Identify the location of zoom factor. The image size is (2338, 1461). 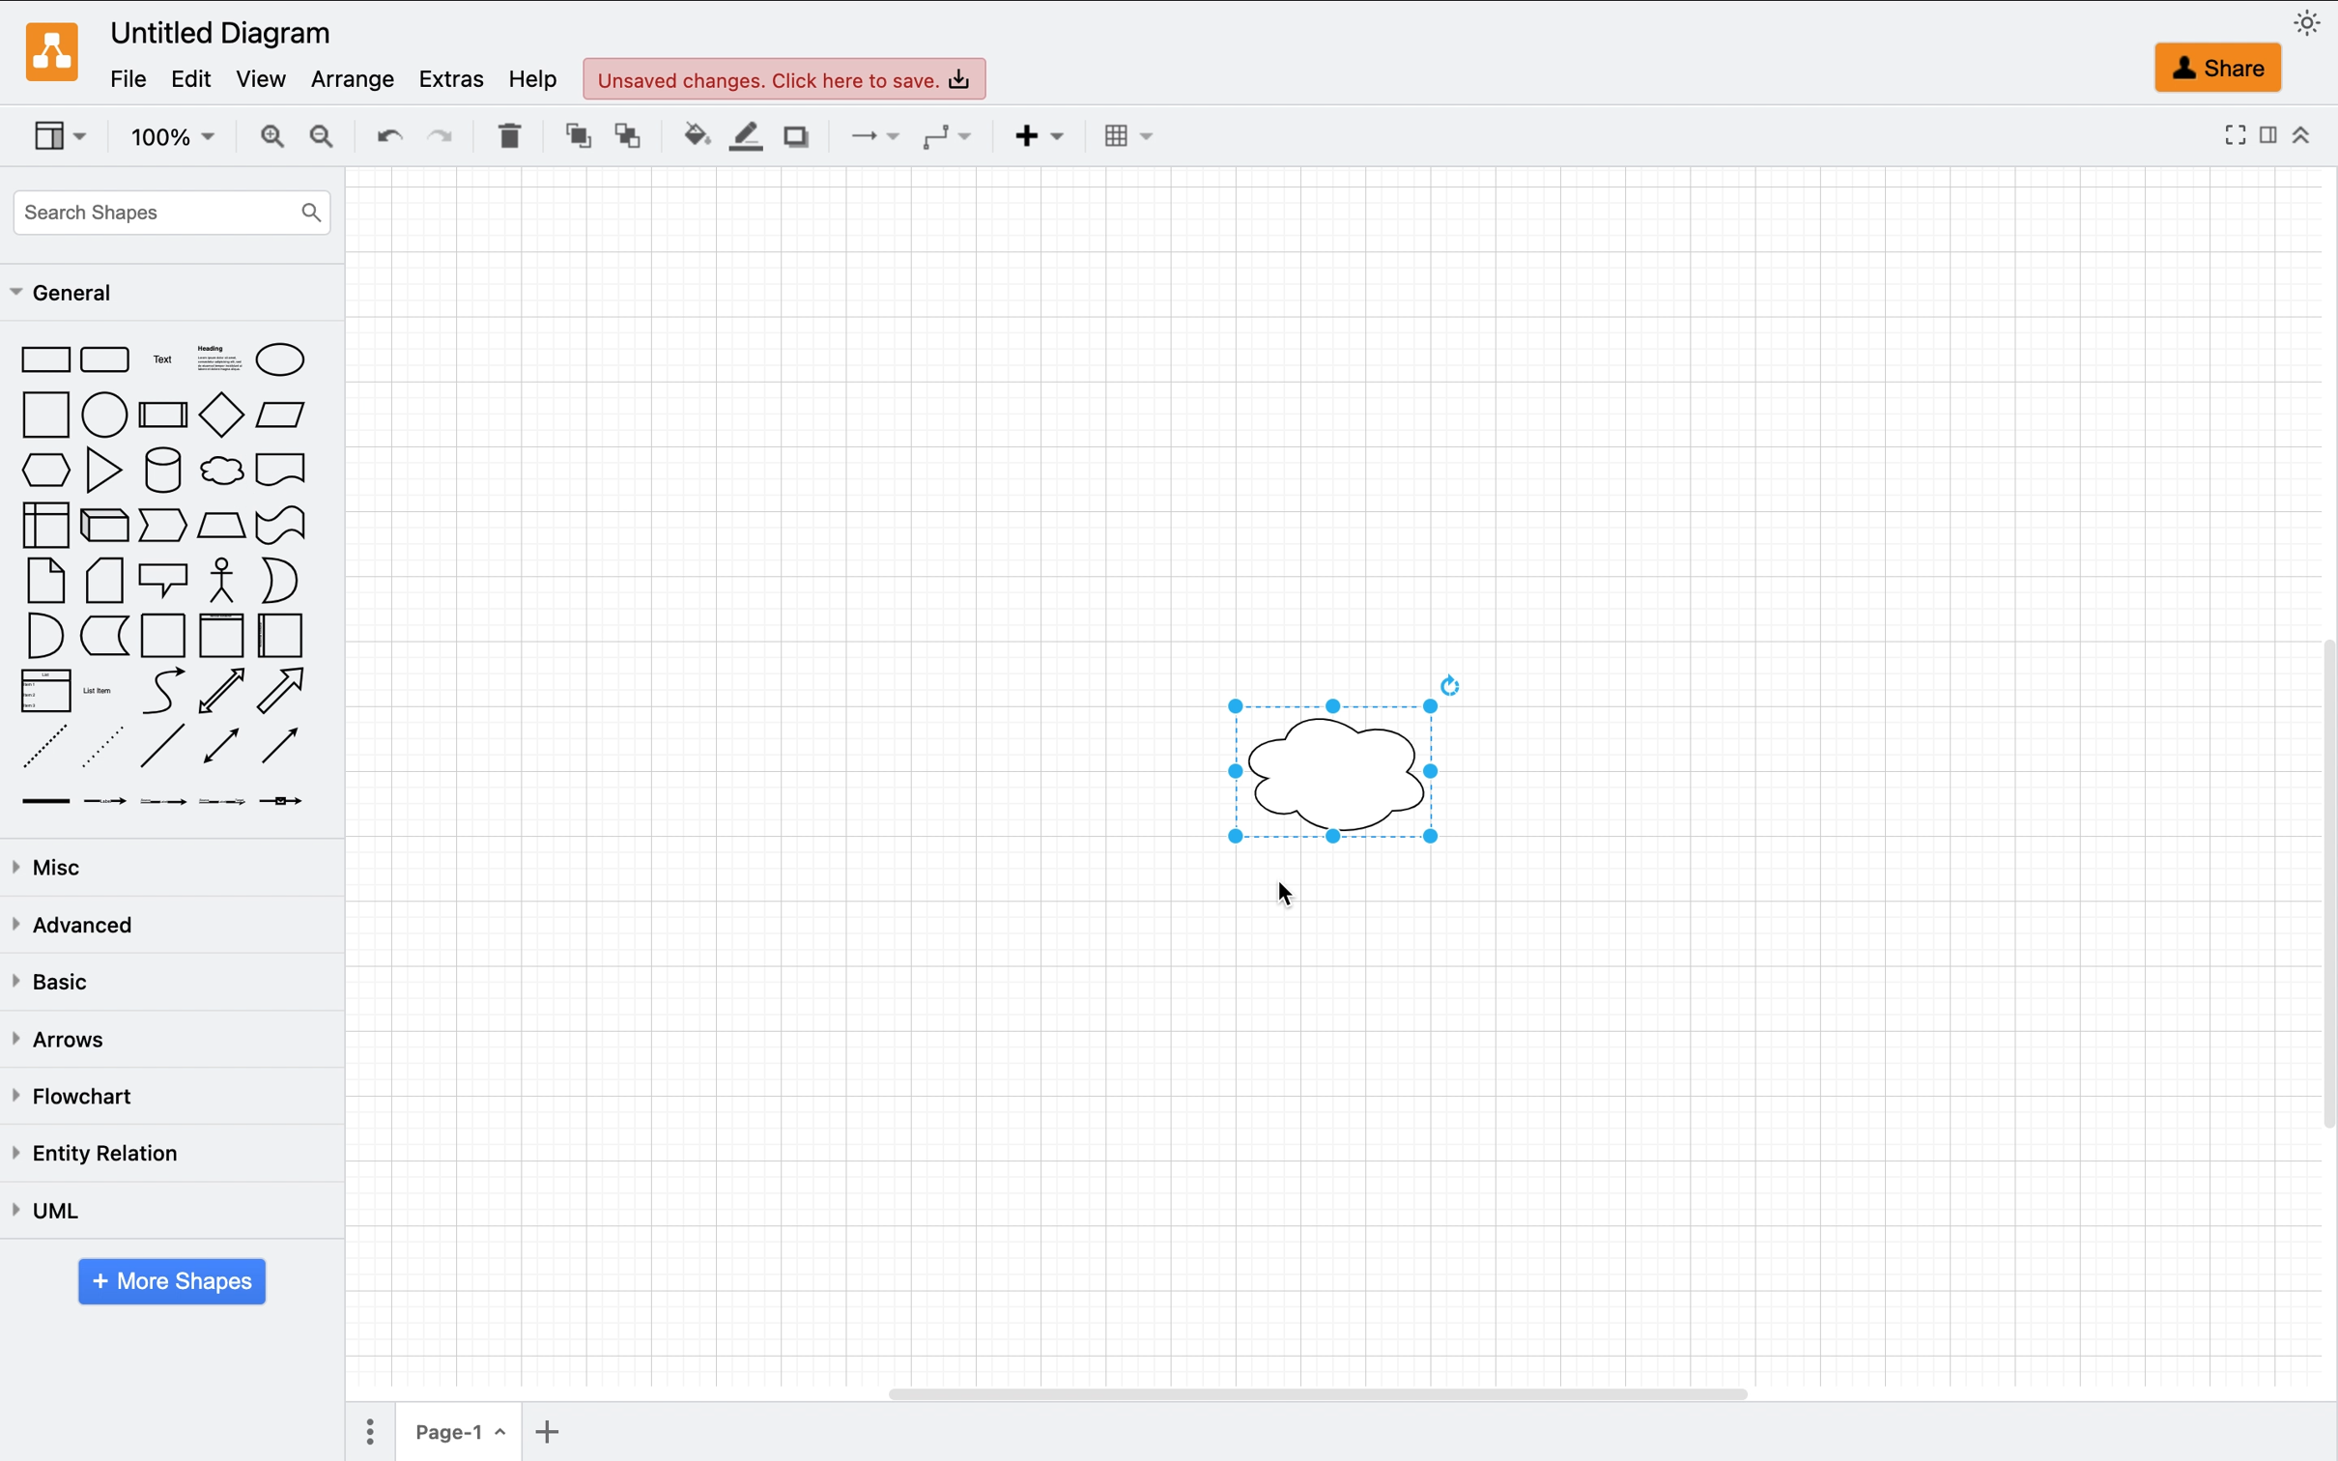
(167, 138).